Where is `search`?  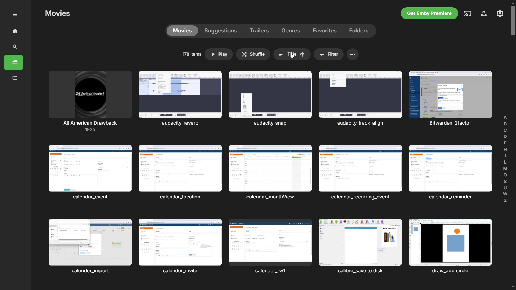
search is located at coordinates (15, 47).